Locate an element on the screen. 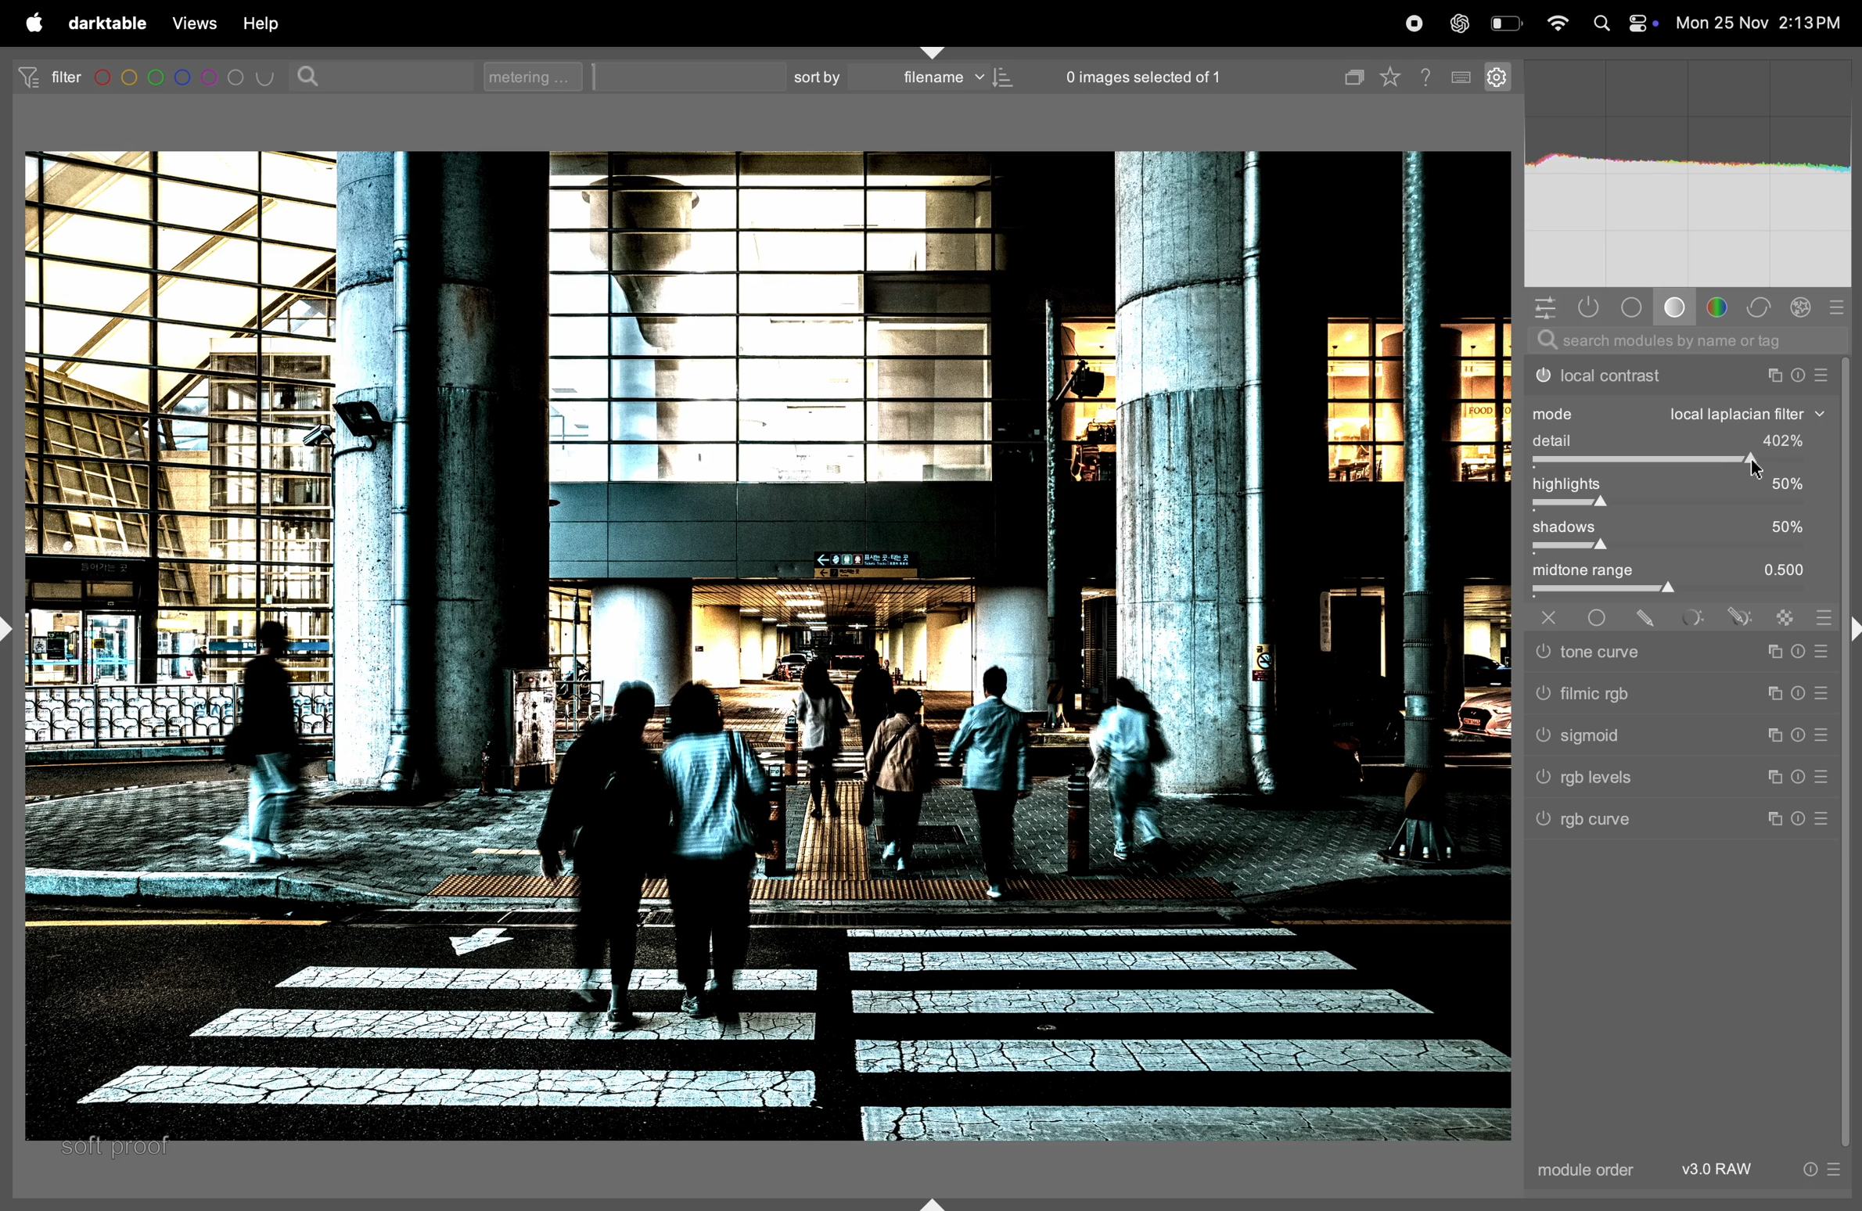  metering is located at coordinates (539, 76).